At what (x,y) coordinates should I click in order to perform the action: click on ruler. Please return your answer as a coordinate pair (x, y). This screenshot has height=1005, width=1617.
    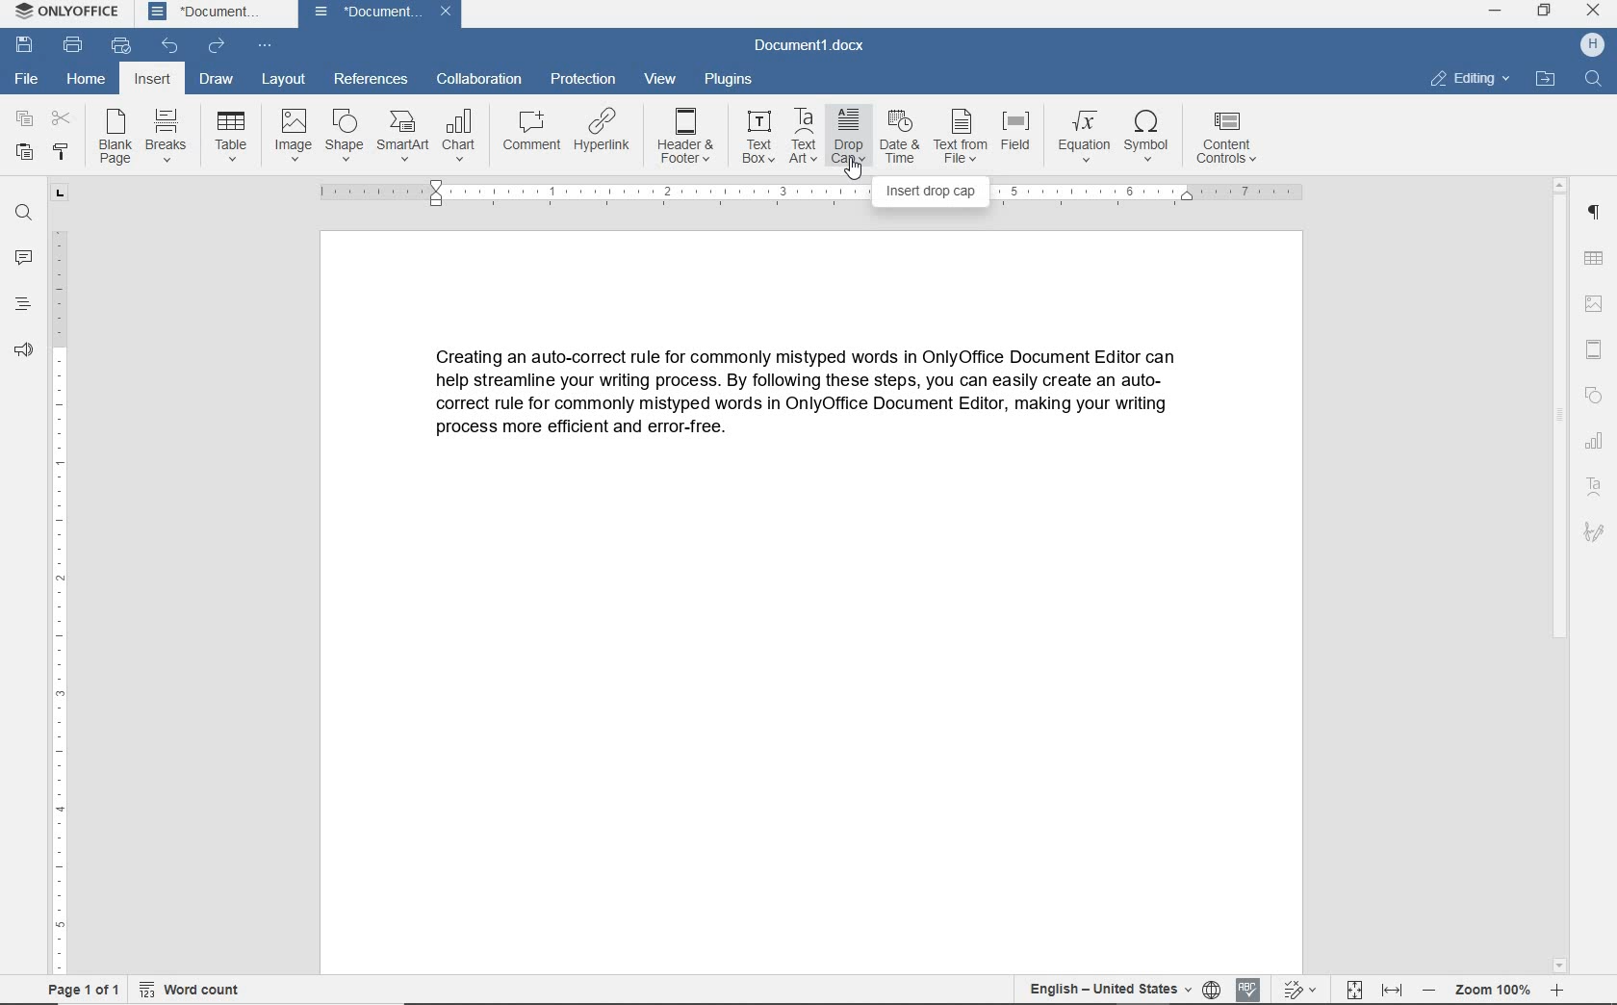
    Looking at the image, I should click on (57, 576).